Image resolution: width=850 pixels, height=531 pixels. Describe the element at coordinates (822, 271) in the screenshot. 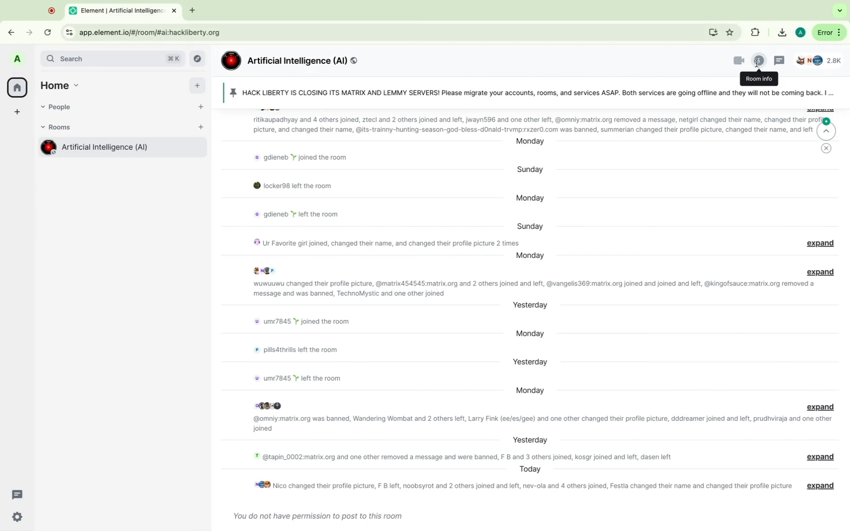

I see `expand` at that location.